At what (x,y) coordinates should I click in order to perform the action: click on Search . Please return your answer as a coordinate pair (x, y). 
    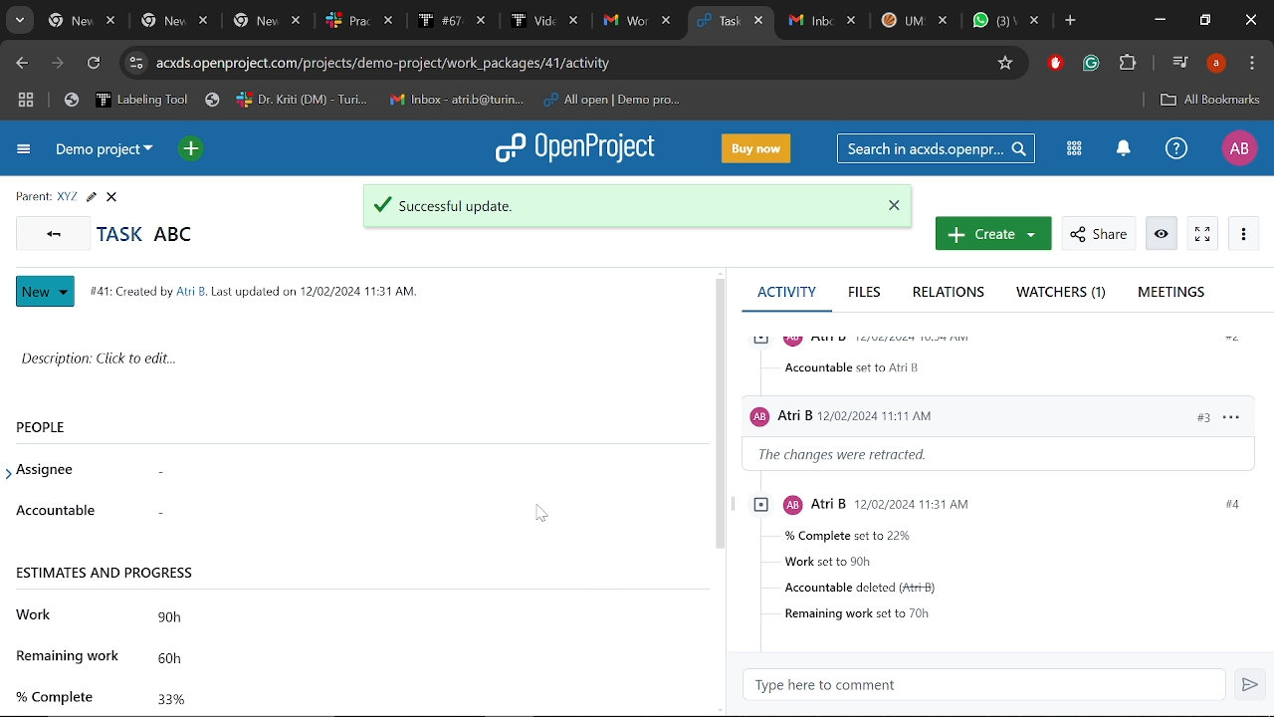
    Looking at the image, I should click on (939, 148).